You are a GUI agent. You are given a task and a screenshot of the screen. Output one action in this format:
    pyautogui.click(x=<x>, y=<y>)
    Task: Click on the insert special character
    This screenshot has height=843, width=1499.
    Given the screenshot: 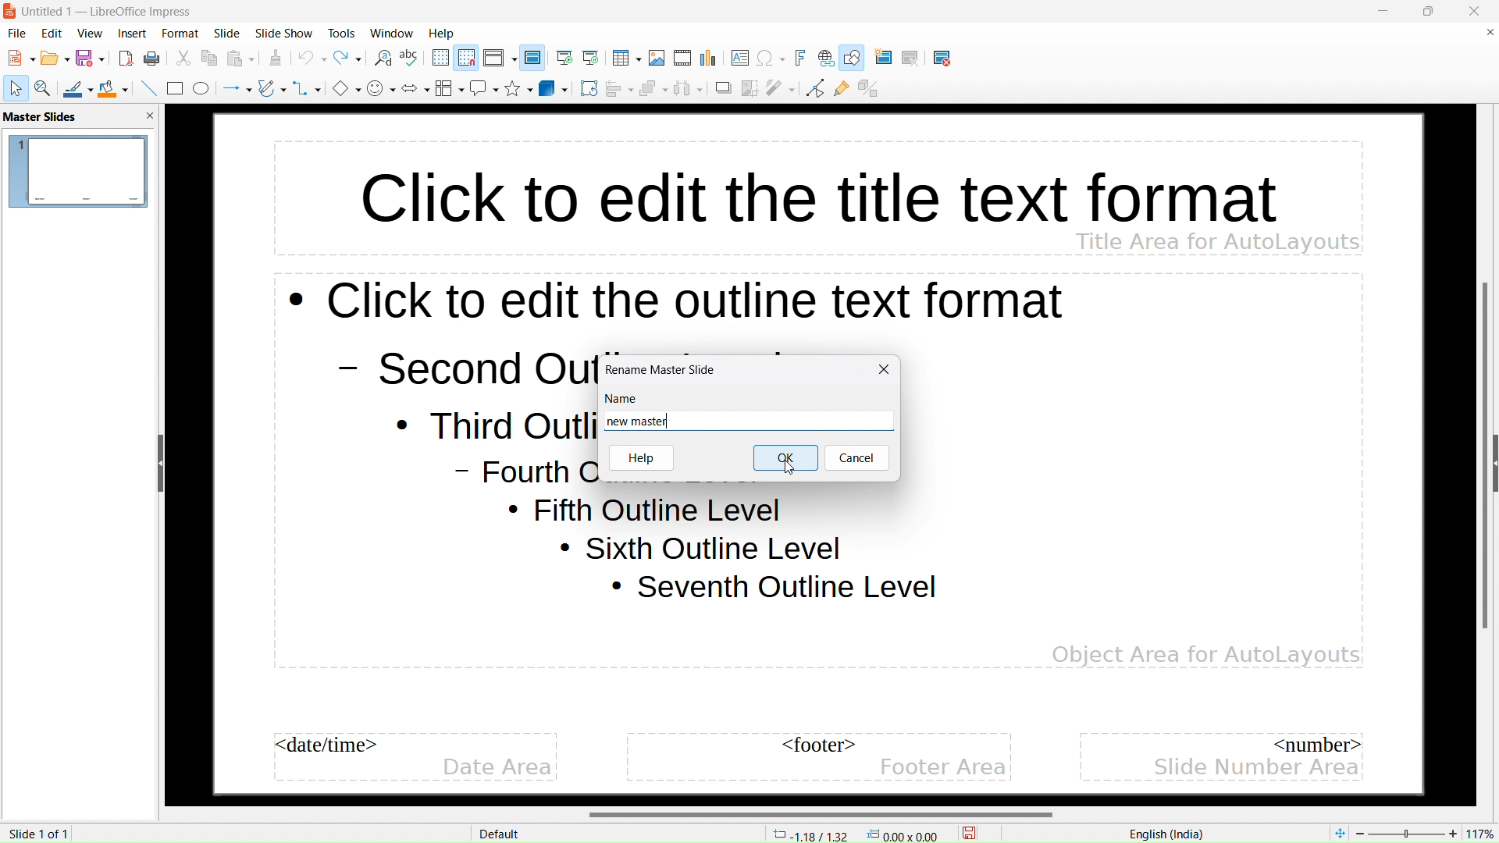 What is the action you would take?
    pyautogui.click(x=771, y=58)
    